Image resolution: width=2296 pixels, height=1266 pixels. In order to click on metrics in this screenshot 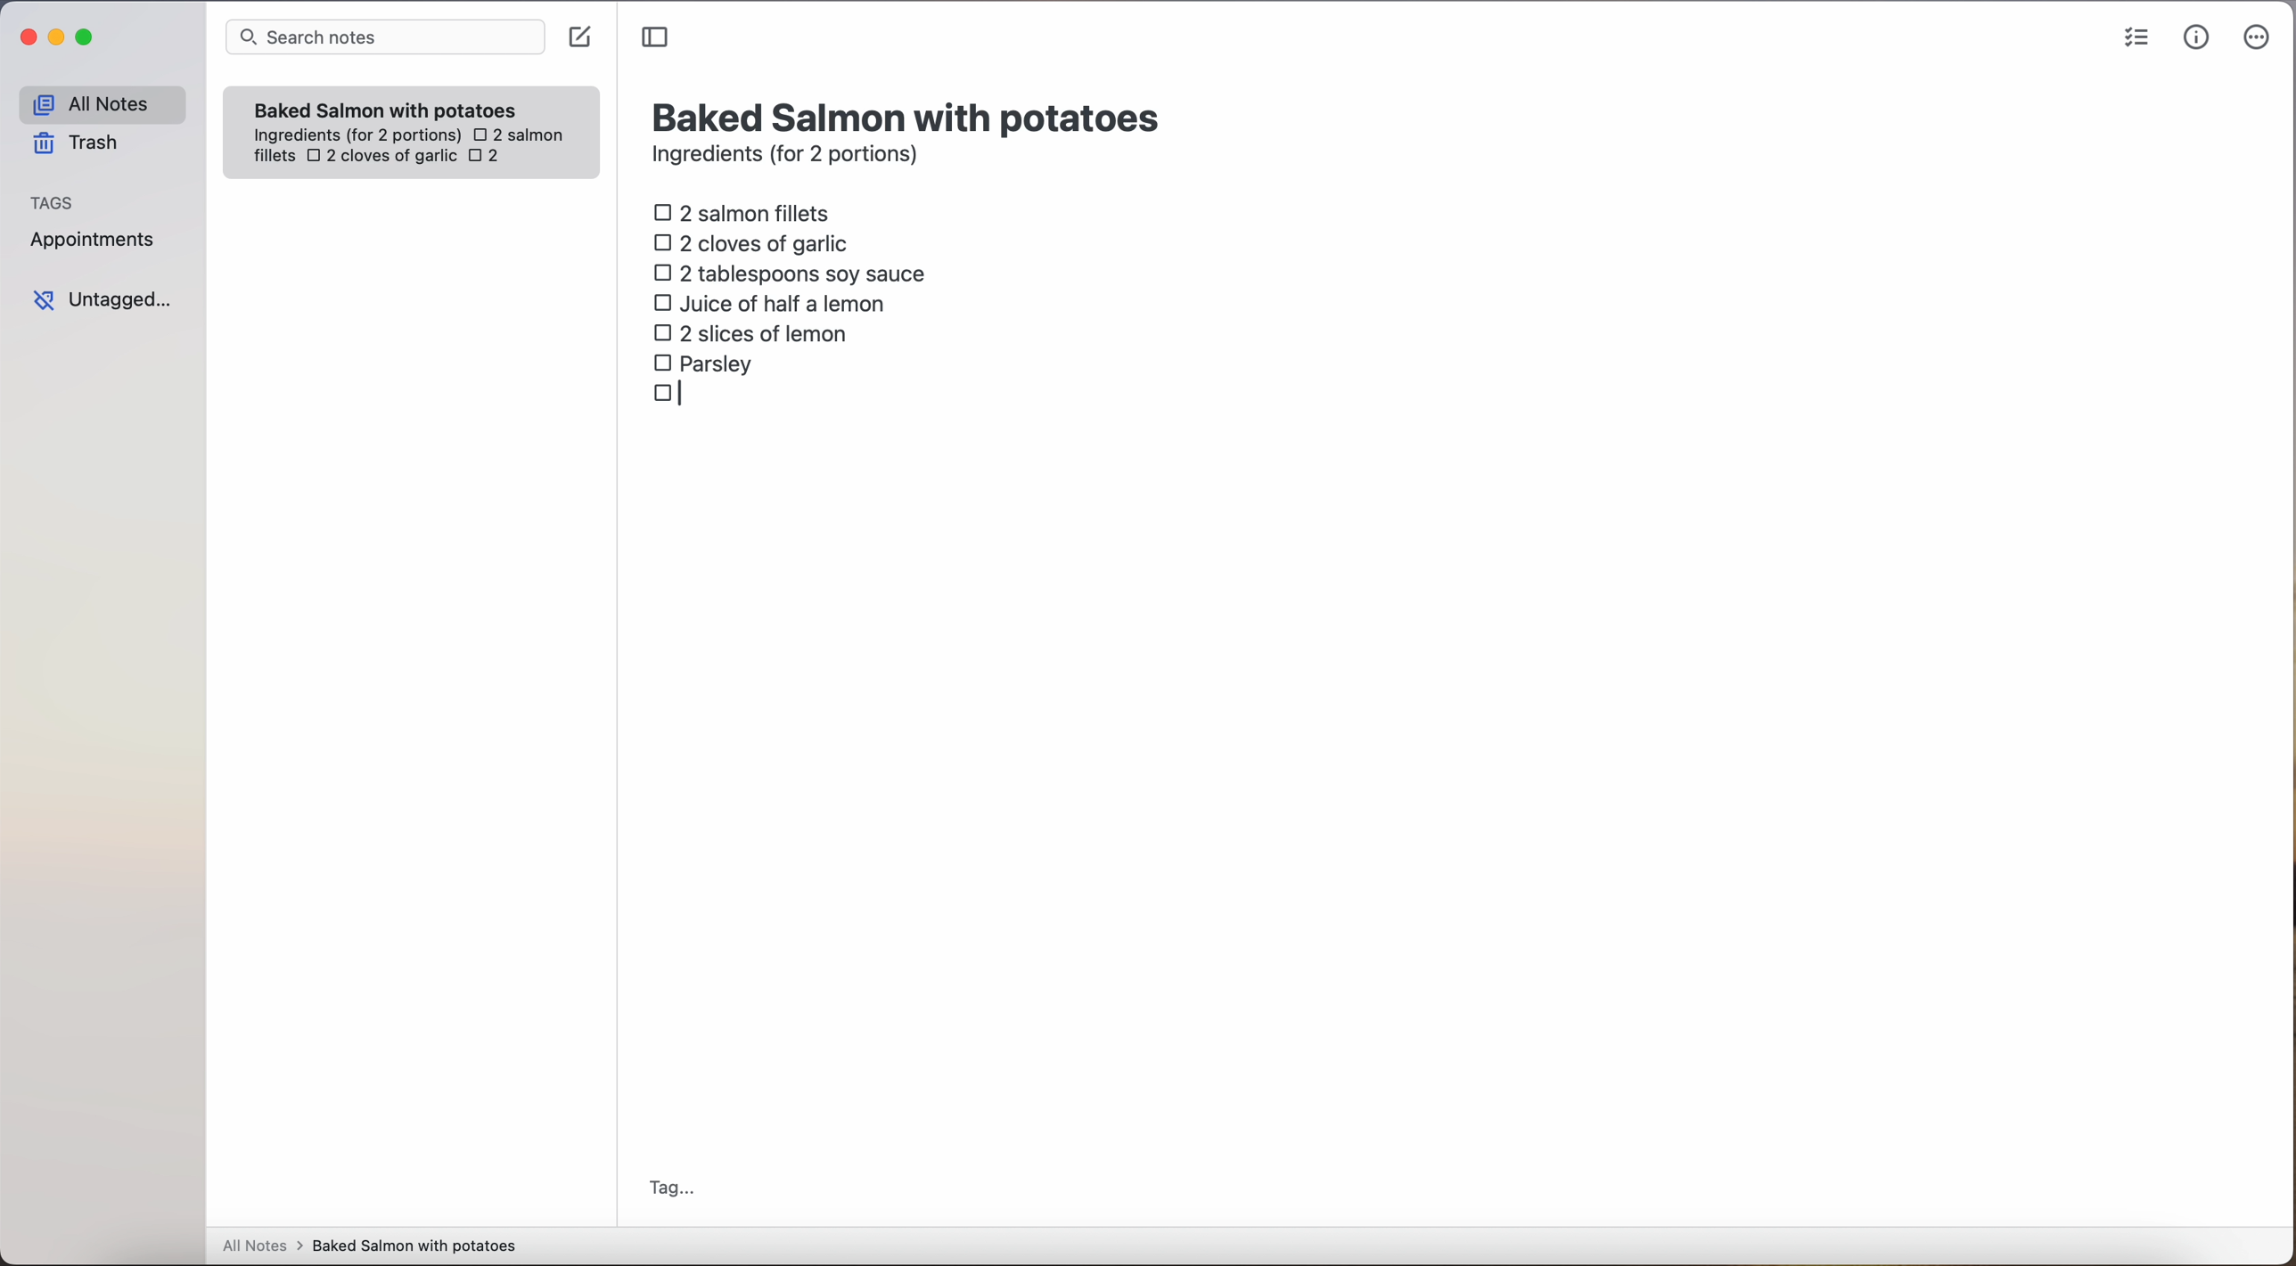, I will do `click(2197, 37)`.